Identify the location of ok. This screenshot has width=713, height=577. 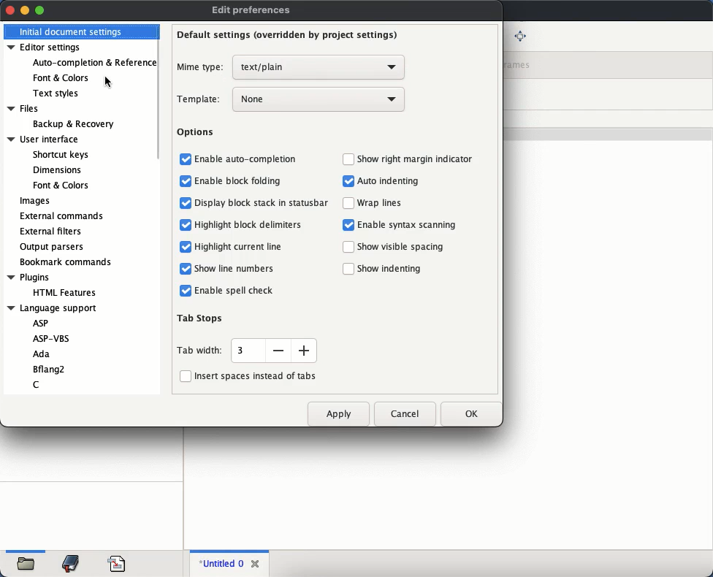
(470, 413).